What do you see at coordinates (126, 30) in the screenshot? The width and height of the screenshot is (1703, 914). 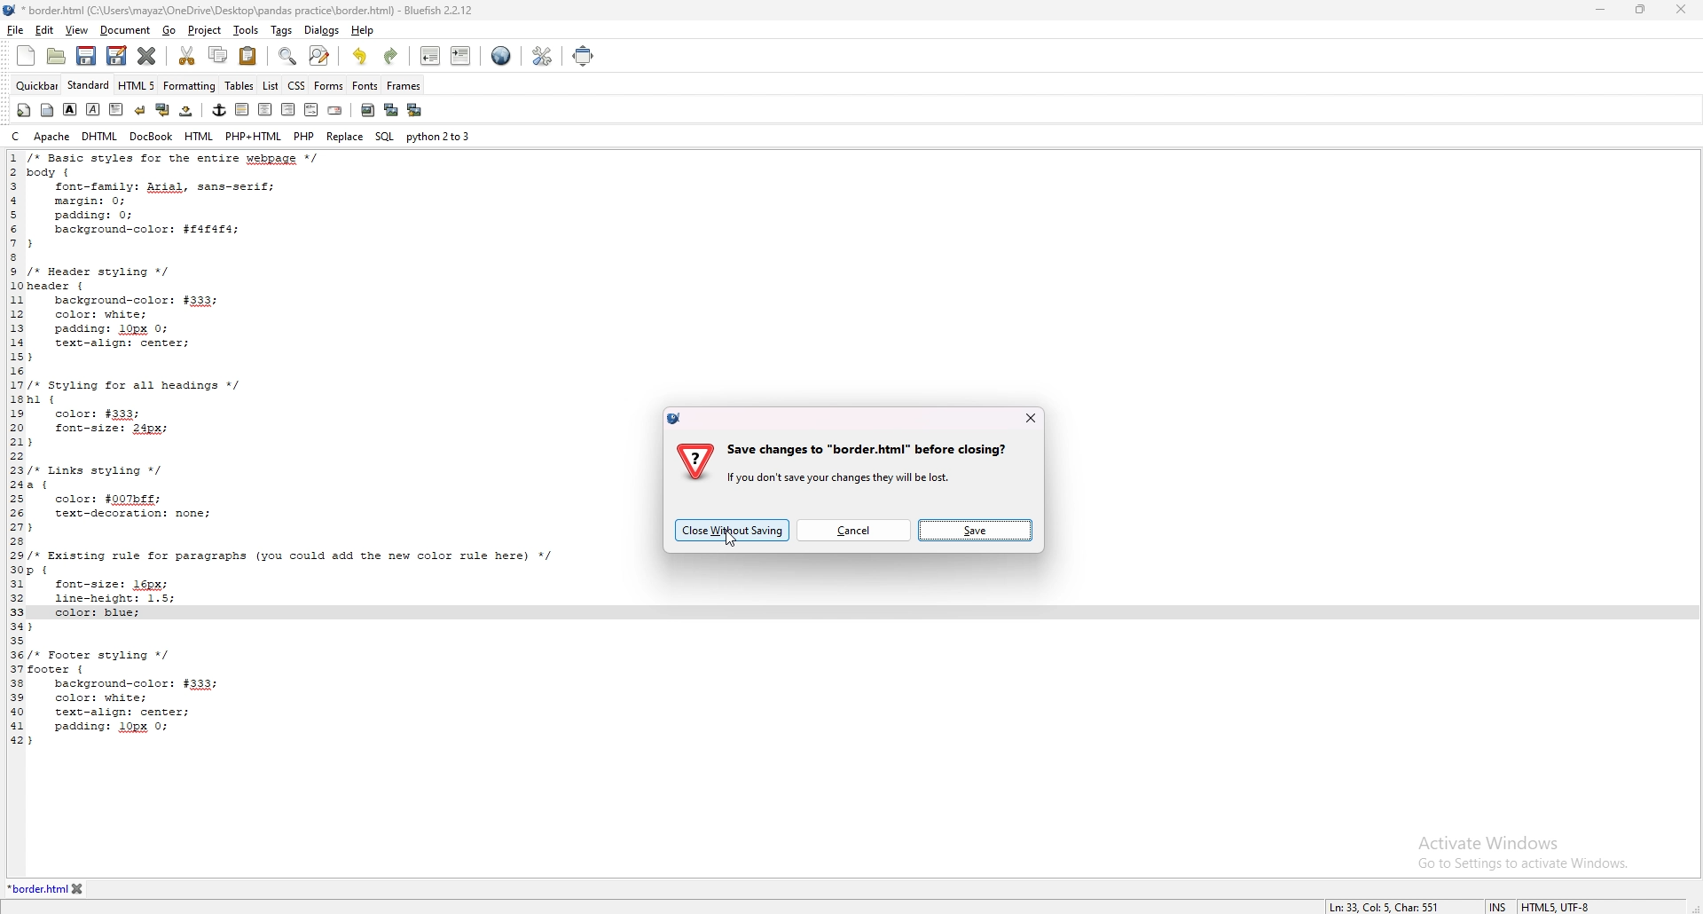 I see `document` at bounding box center [126, 30].